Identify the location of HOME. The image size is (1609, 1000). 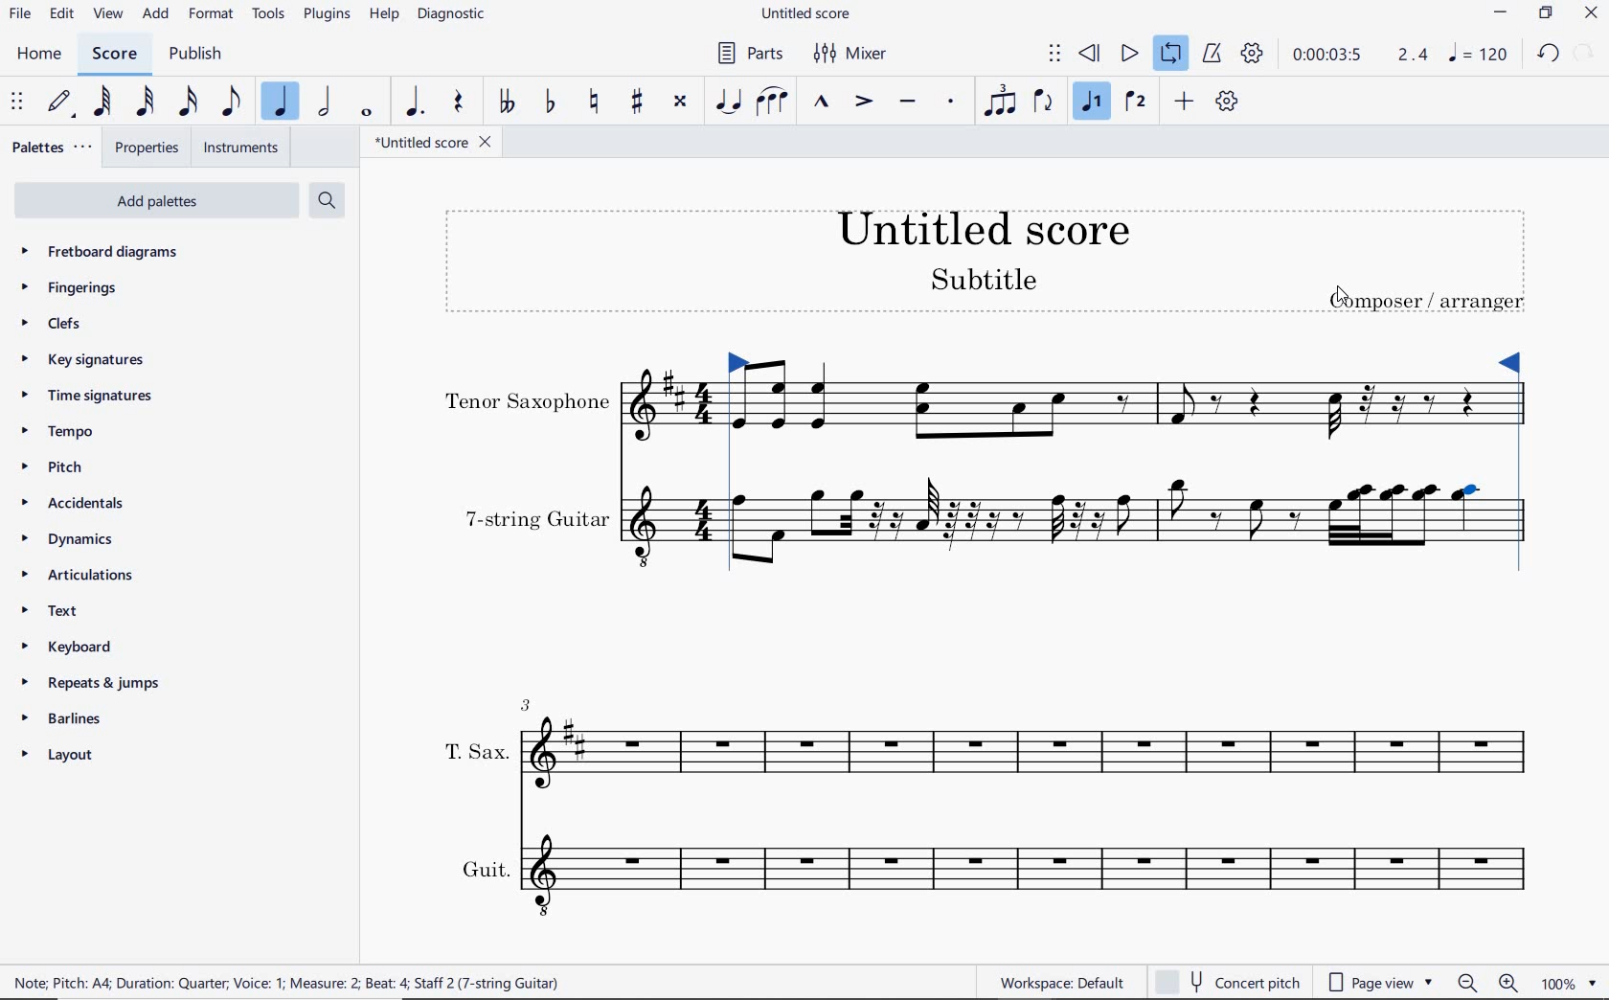
(37, 55).